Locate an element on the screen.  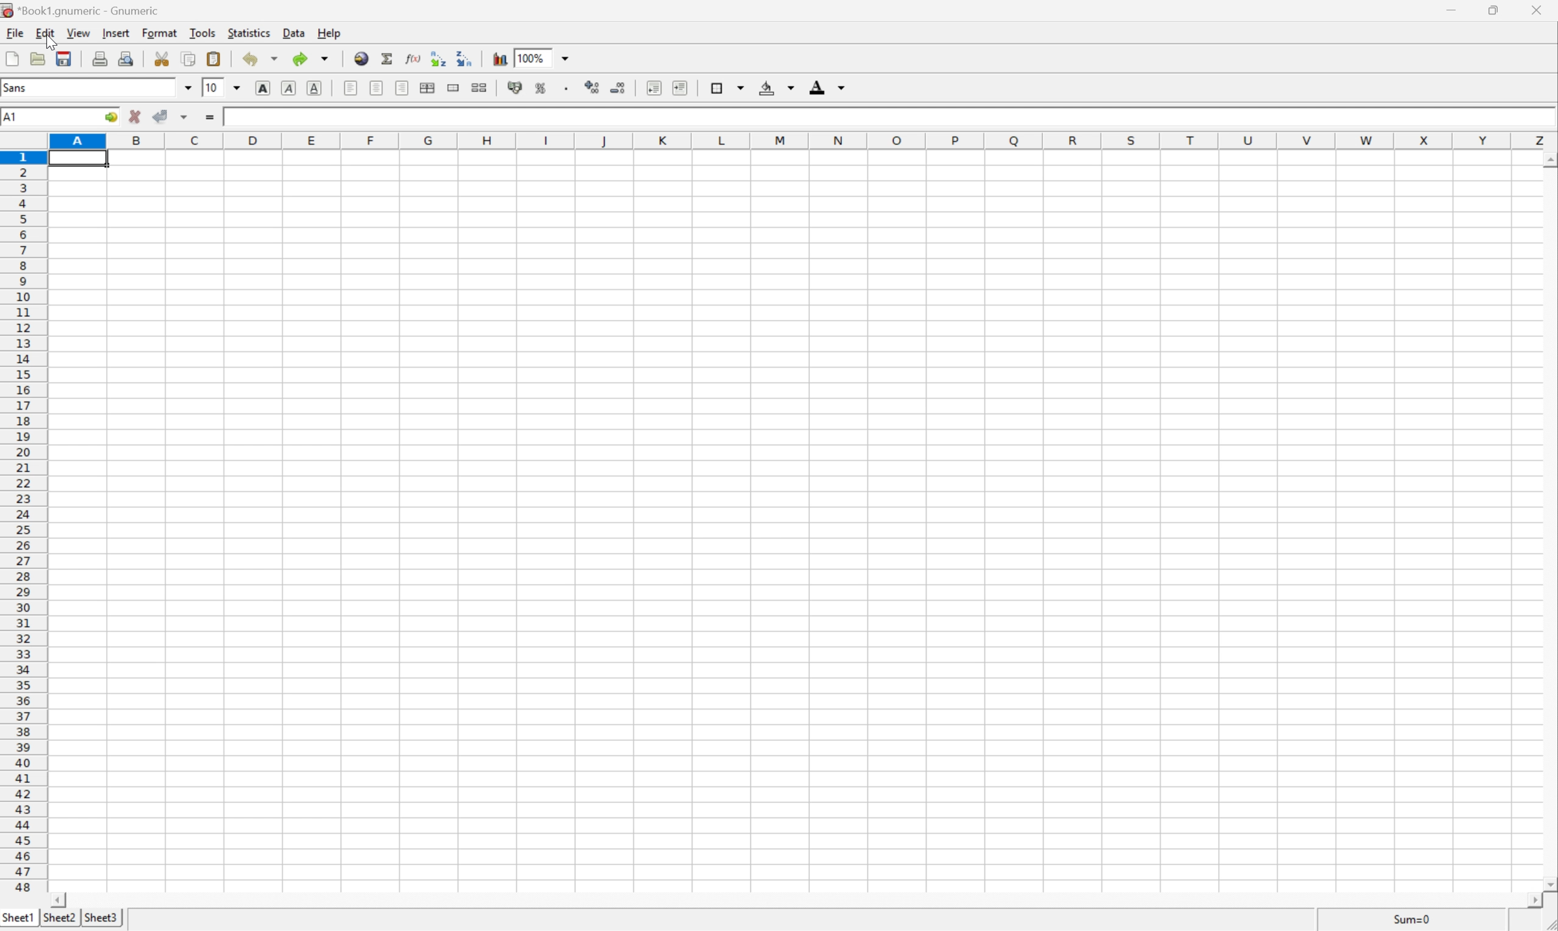
sheet2 is located at coordinates (58, 922).